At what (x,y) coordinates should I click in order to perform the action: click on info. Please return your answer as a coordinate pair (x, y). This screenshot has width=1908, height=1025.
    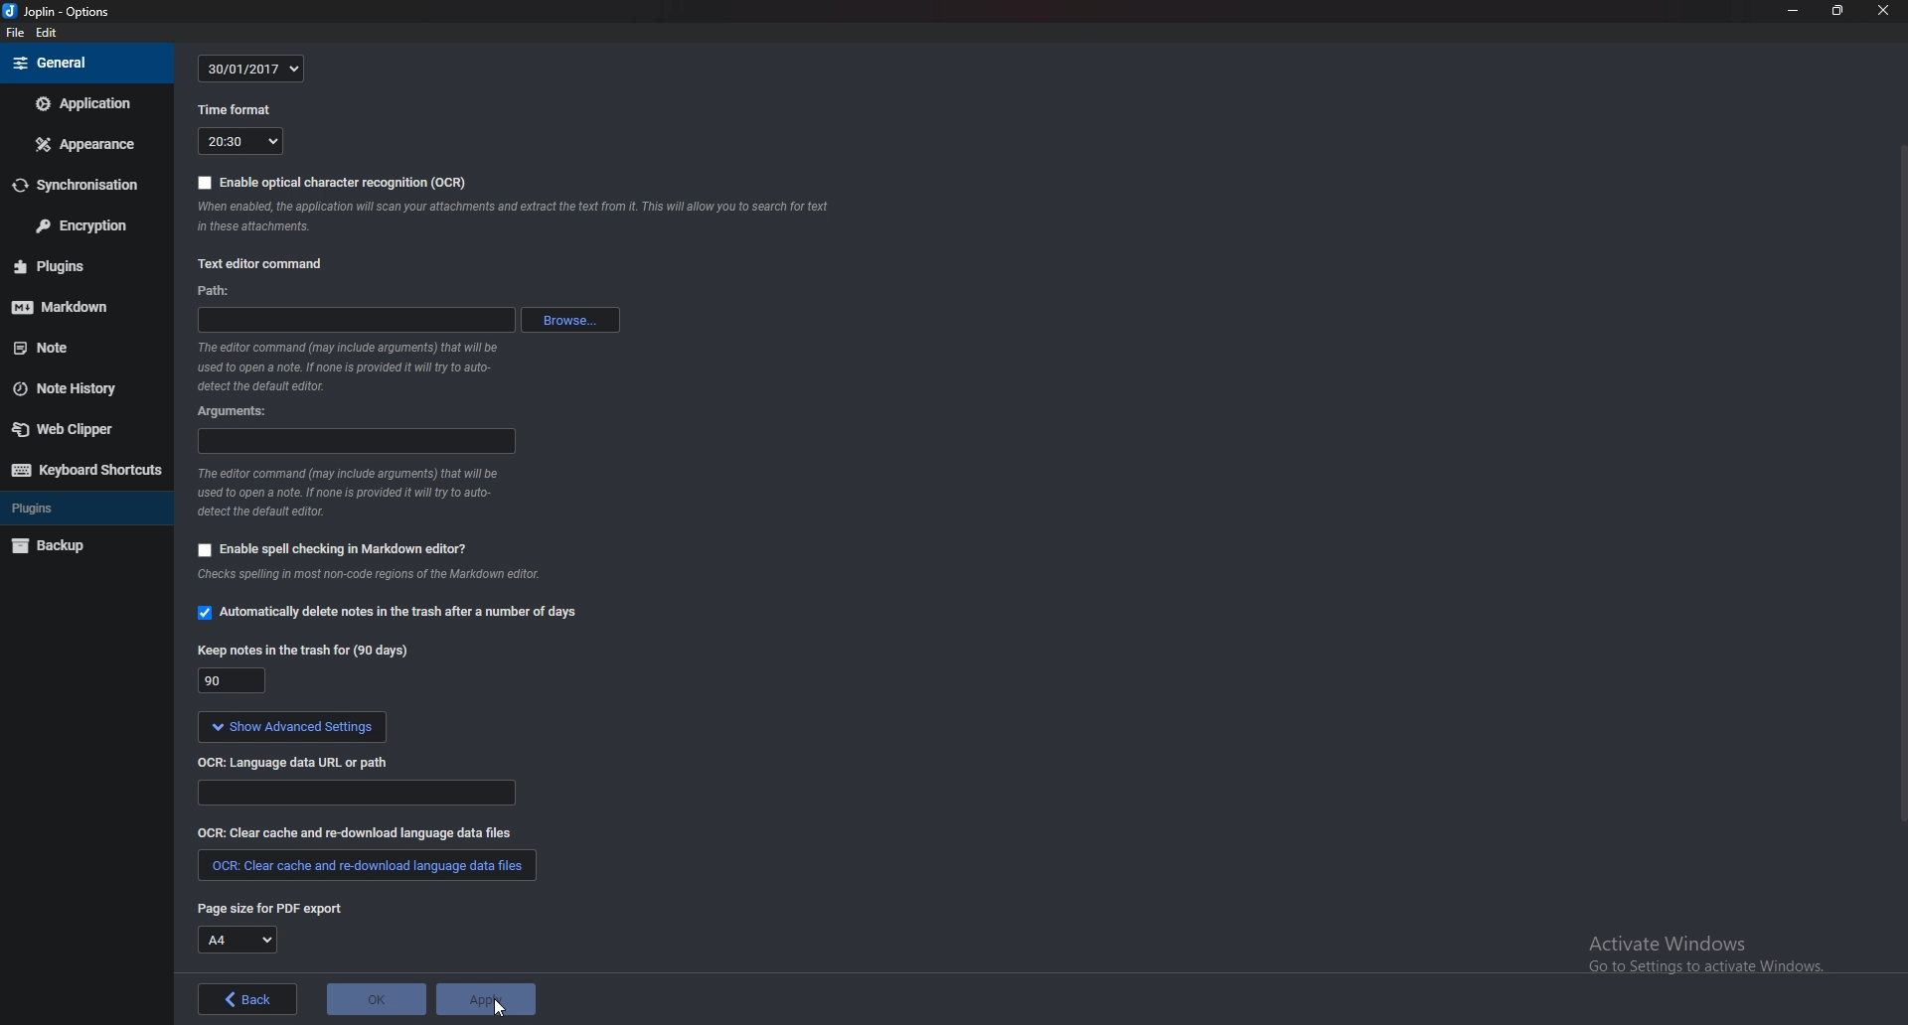
    Looking at the image, I should click on (358, 494).